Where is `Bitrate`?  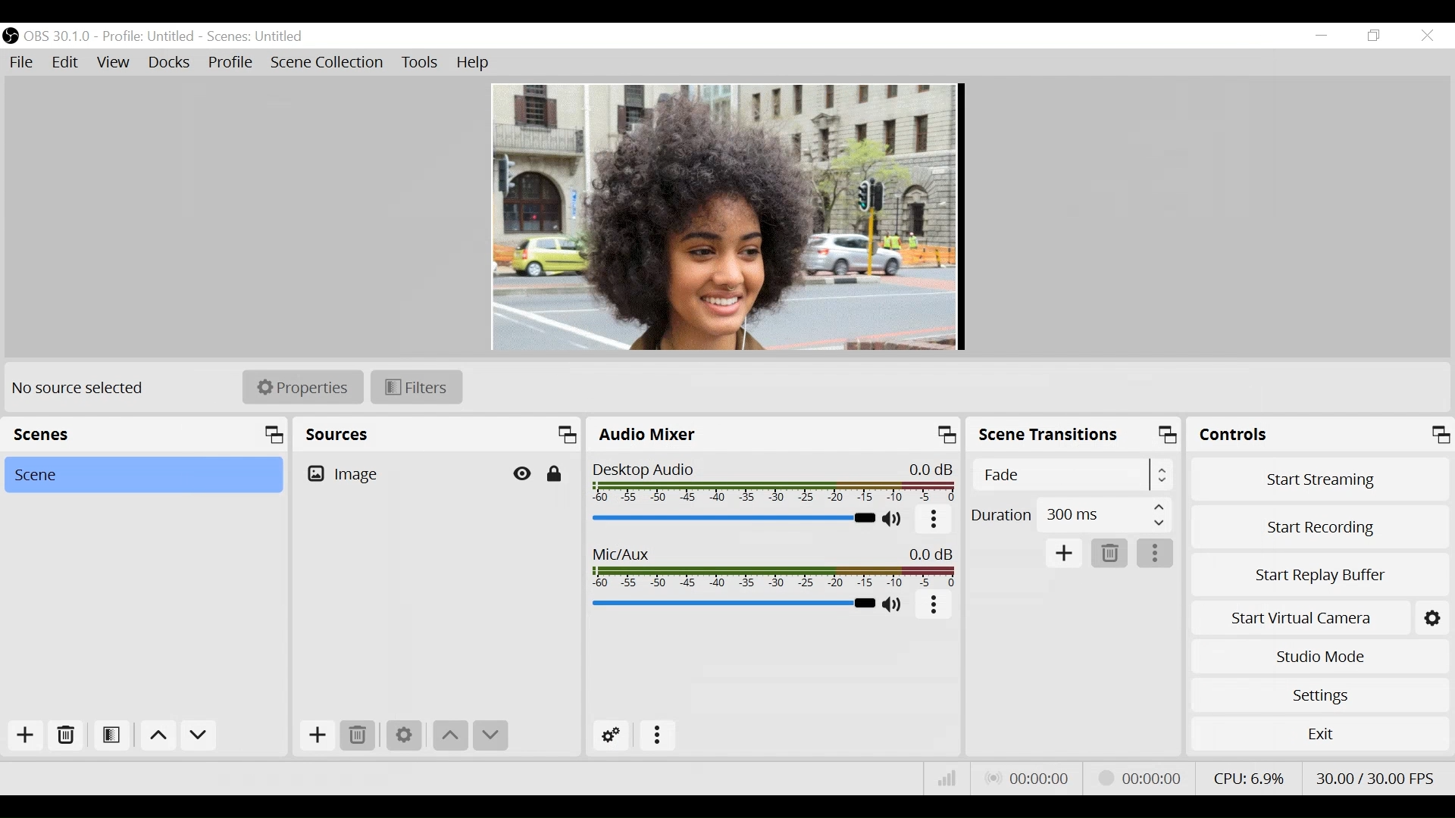
Bitrate is located at coordinates (950, 777).